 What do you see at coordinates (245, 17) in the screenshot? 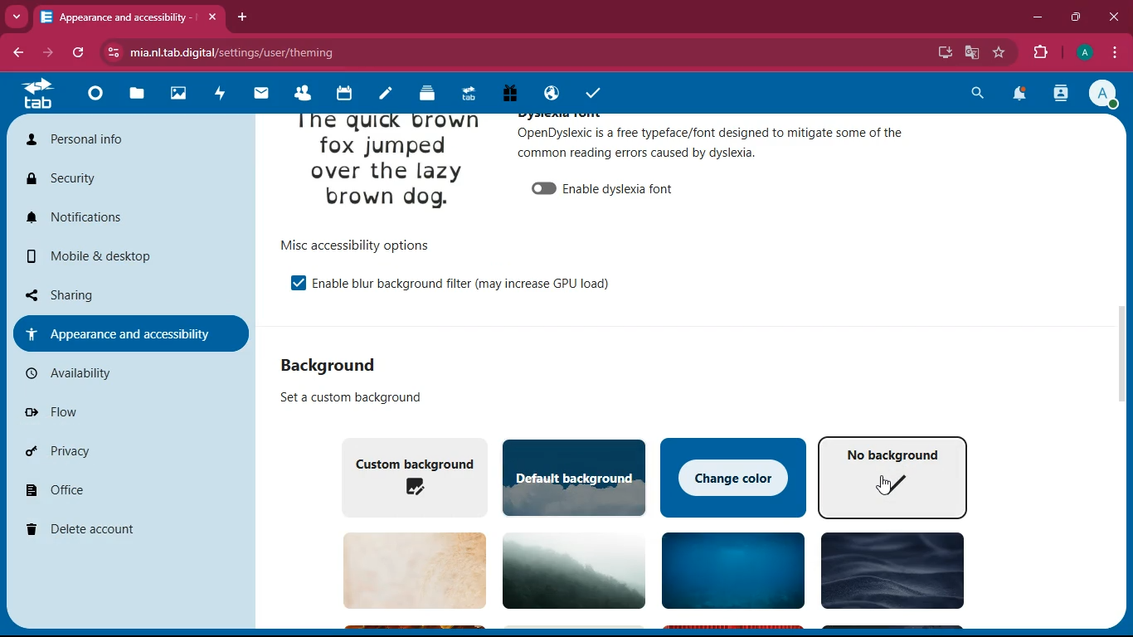
I see `add tab` at bounding box center [245, 17].